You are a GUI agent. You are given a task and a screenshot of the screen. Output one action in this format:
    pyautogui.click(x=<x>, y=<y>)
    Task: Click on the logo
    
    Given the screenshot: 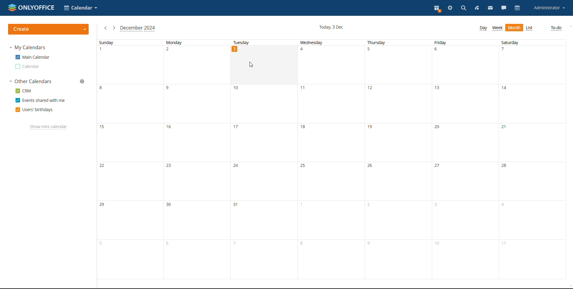 What is the action you would take?
    pyautogui.click(x=31, y=7)
    